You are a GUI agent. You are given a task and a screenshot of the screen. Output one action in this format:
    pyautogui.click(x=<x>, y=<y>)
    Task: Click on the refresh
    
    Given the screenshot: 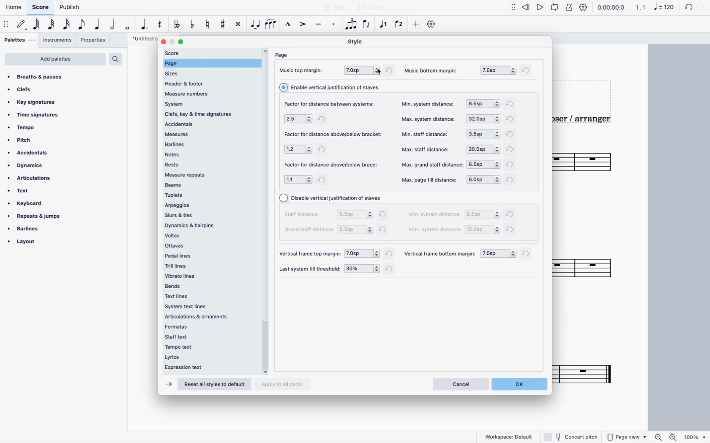 What is the action you would take?
    pyautogui.click(x=512, y=119)
    